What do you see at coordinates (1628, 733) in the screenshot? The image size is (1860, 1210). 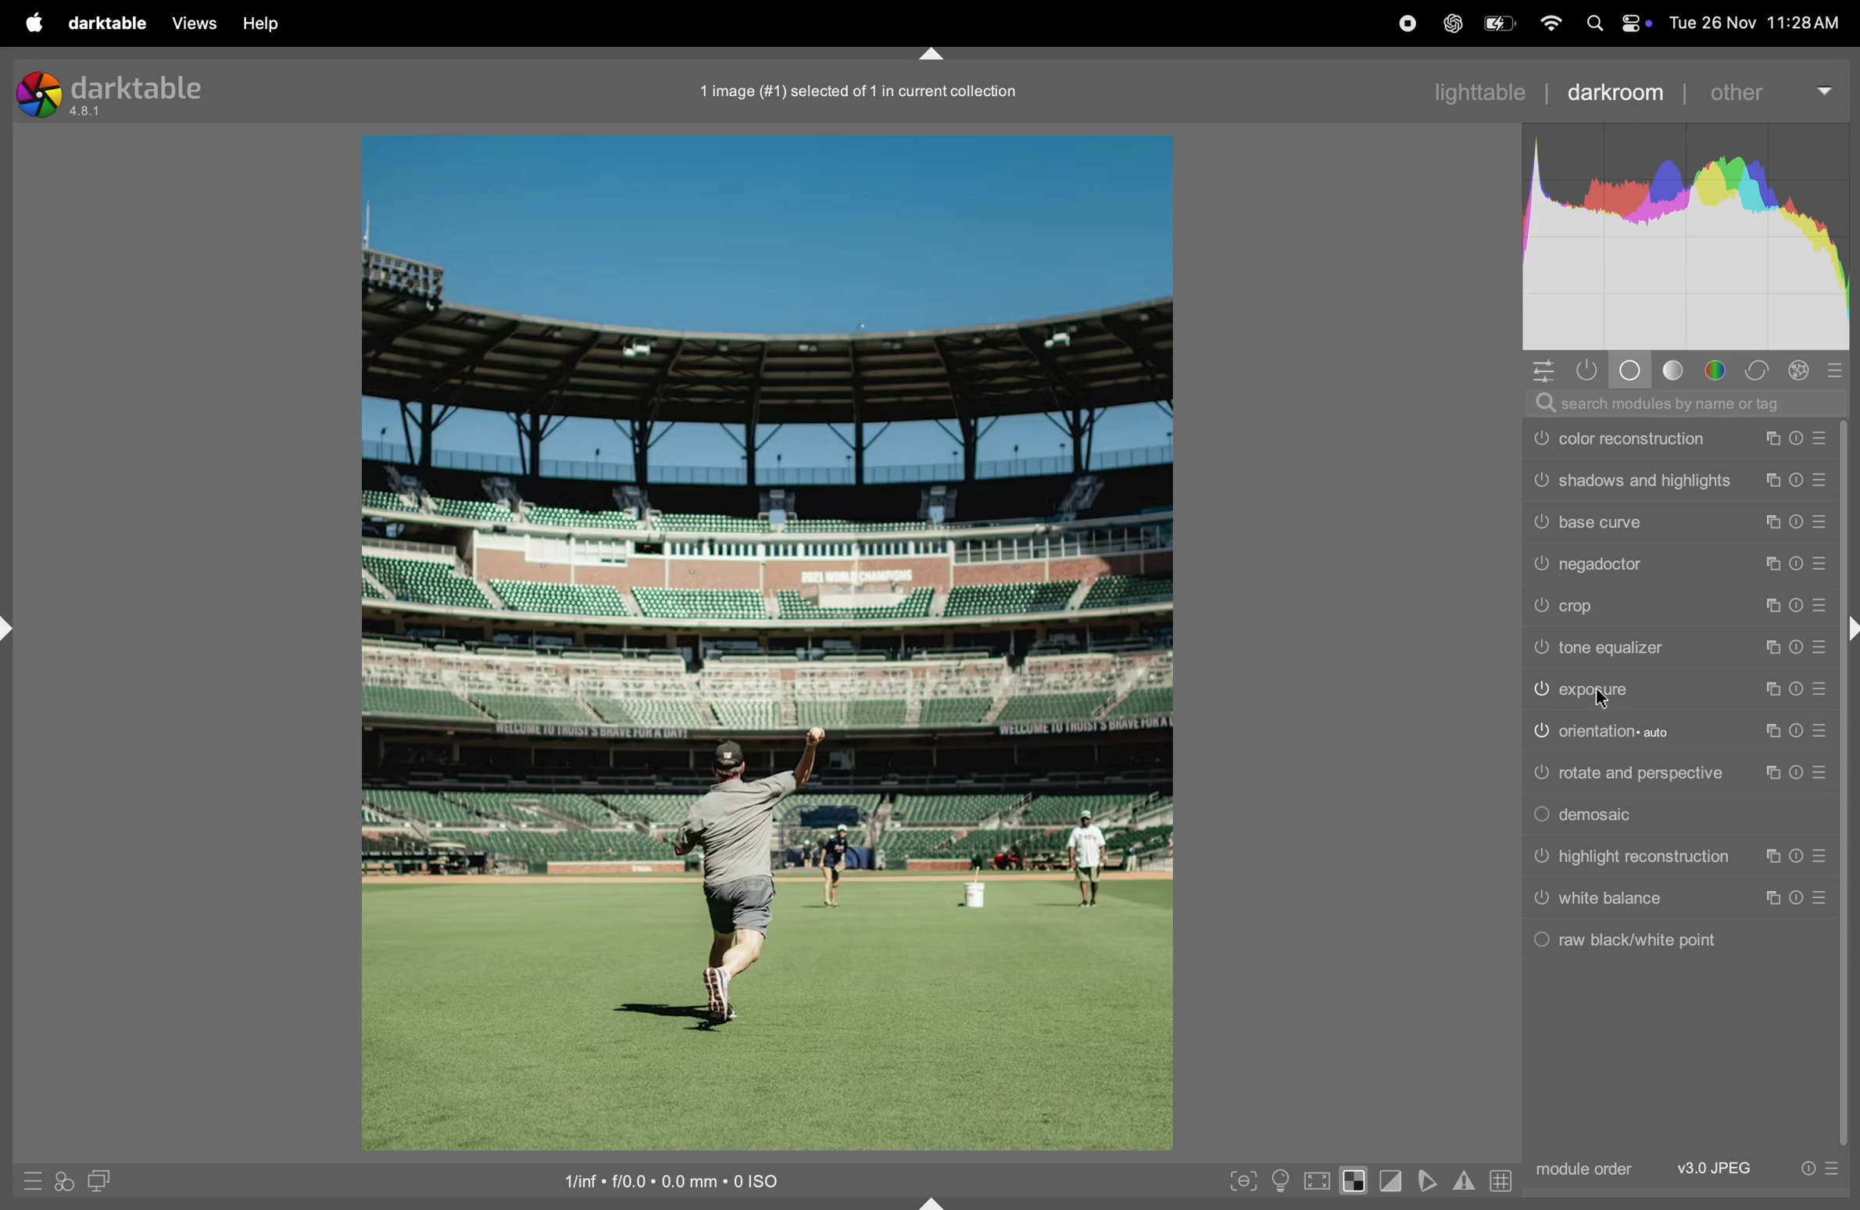 I see `orientation` at bounding box center [1628, 733].